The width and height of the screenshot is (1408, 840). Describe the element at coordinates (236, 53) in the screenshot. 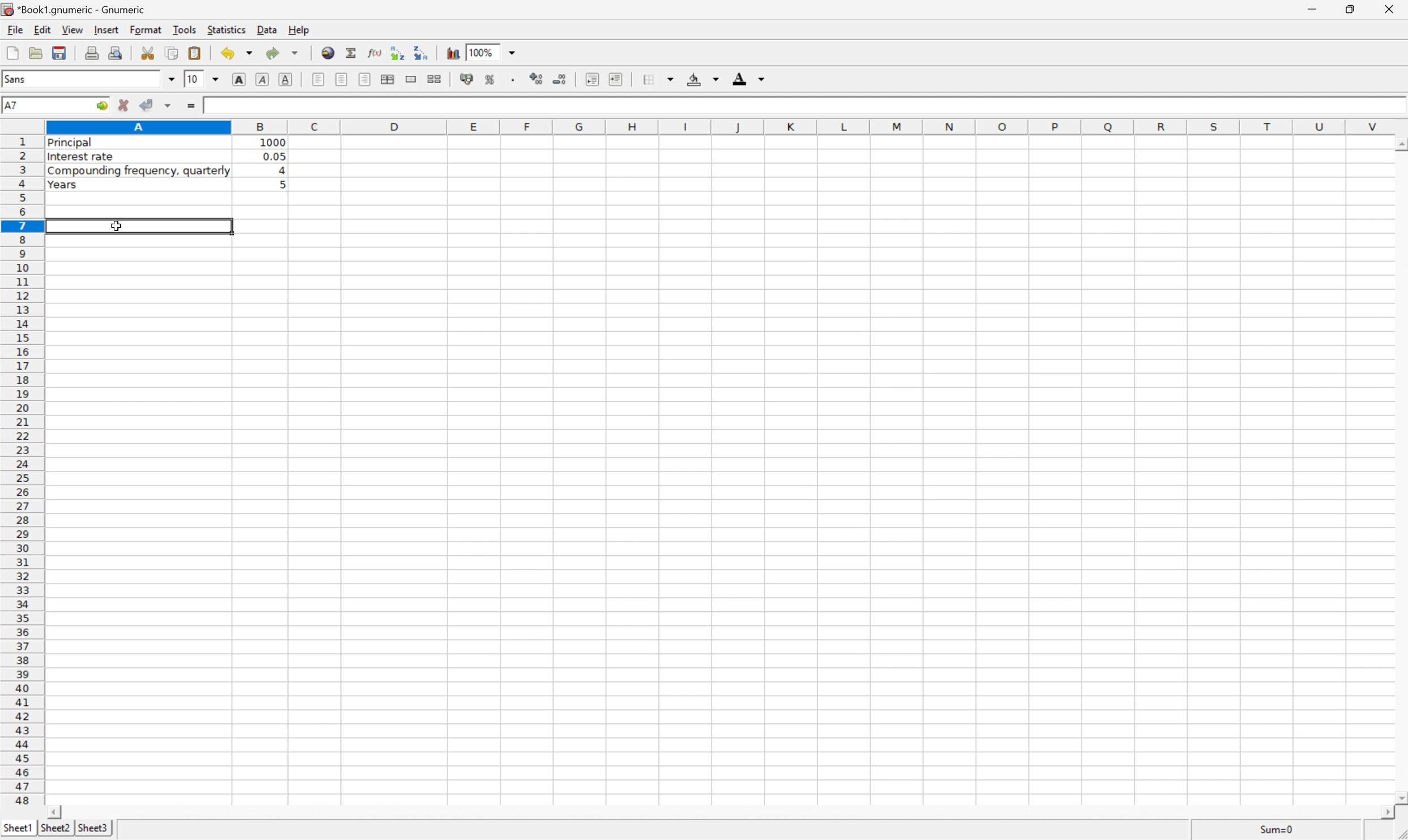

I see `undo` at that location.